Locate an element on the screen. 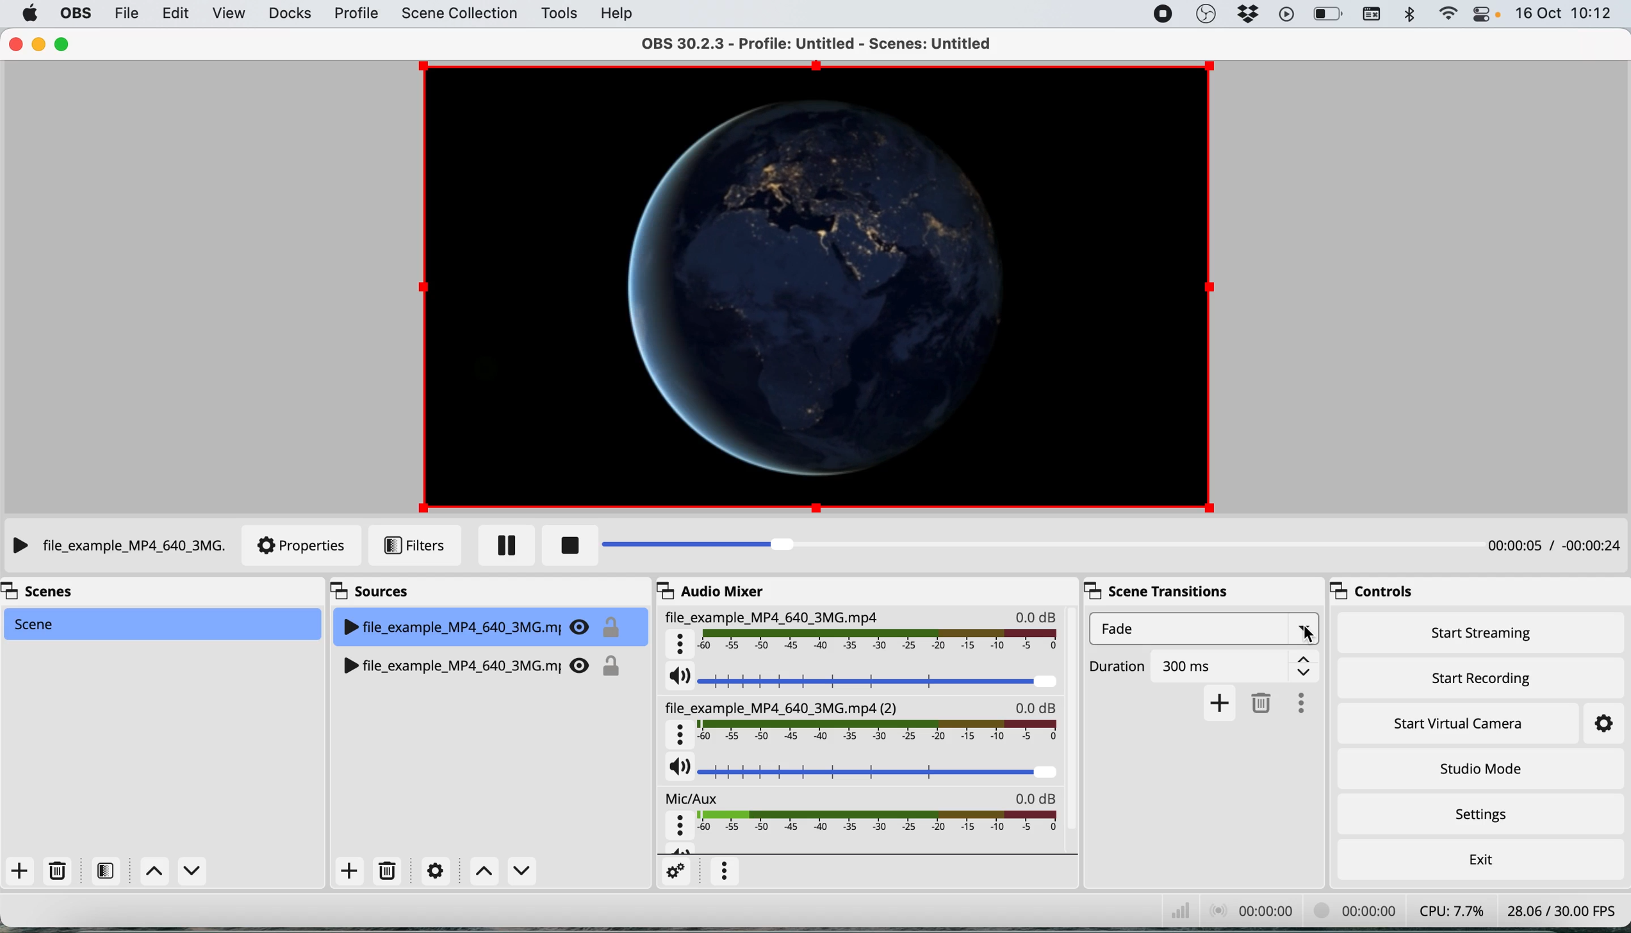  start streaming is located at coordinates (1477, 635).